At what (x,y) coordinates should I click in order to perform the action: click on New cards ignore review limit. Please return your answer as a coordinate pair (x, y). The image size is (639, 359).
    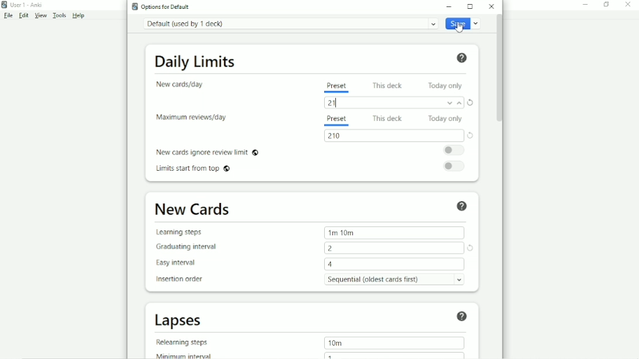
    Looking at the image, I should click on (208, 153).